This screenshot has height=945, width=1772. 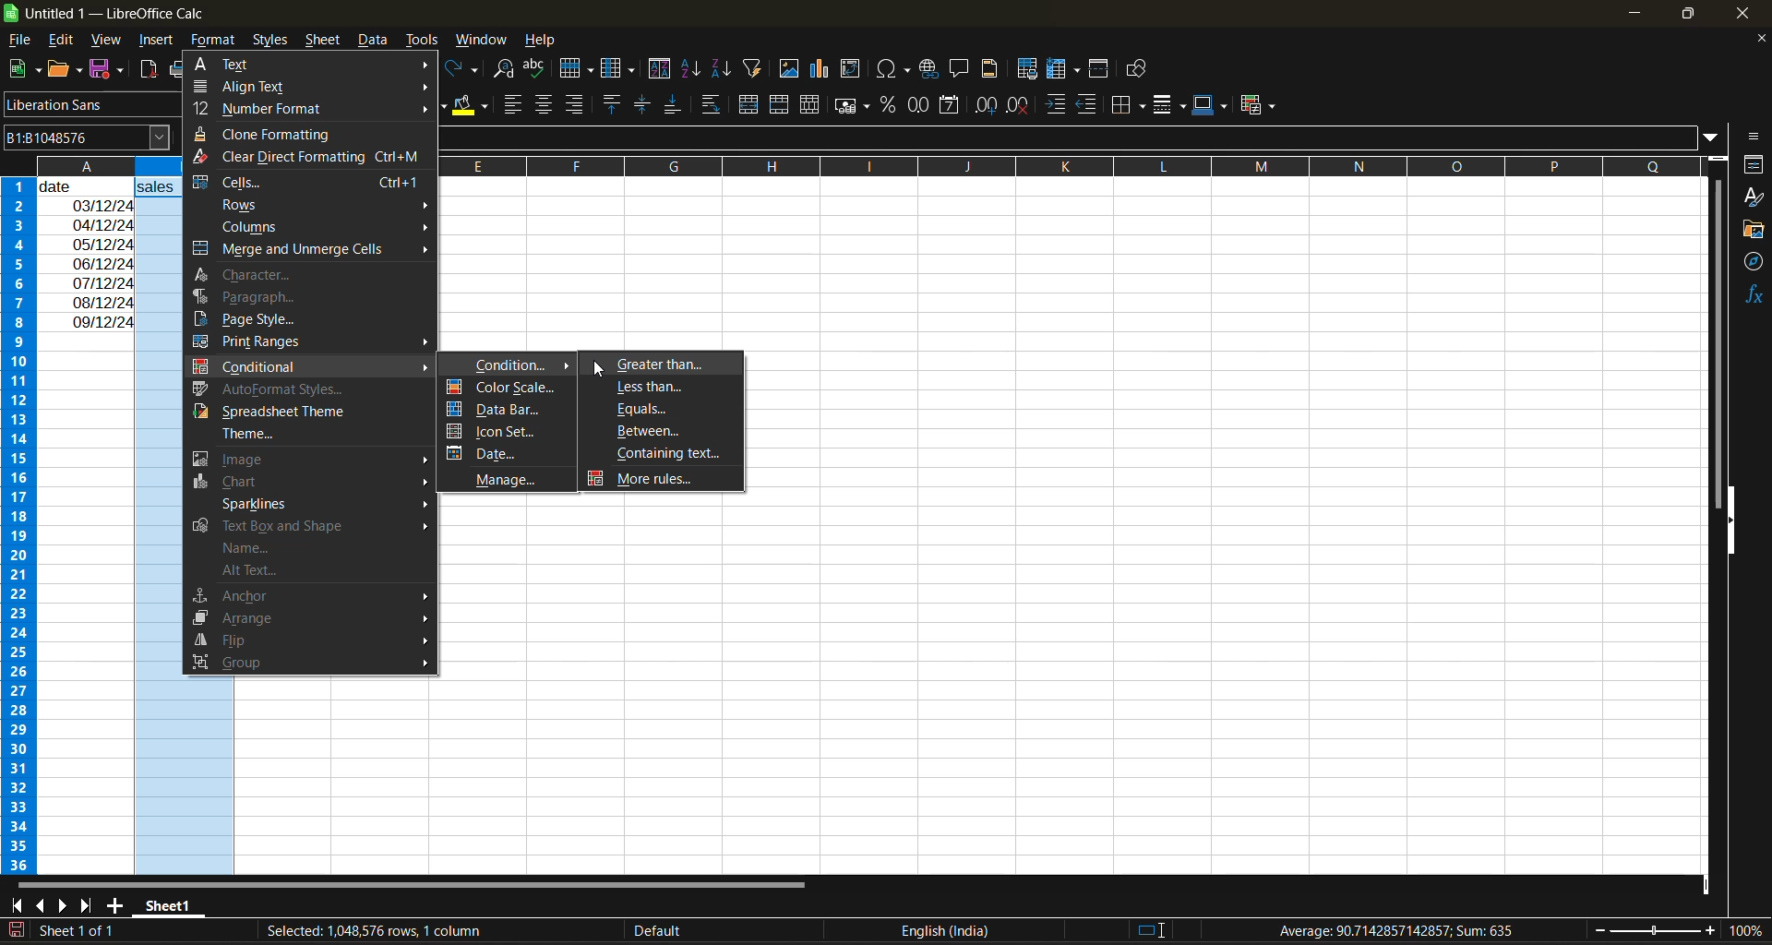 I want to click on zoom factor, so click(x=1742, y=932).